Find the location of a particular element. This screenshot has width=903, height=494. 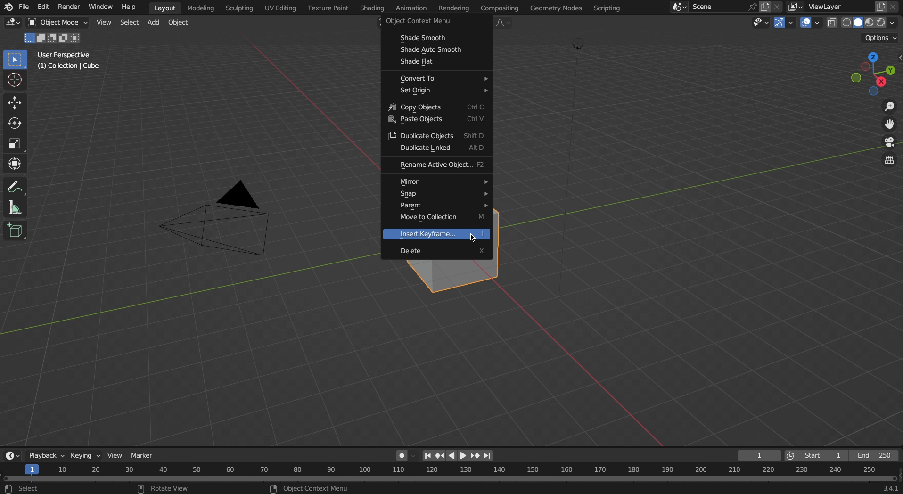

Object 1 is located at coordinates (52, 36).